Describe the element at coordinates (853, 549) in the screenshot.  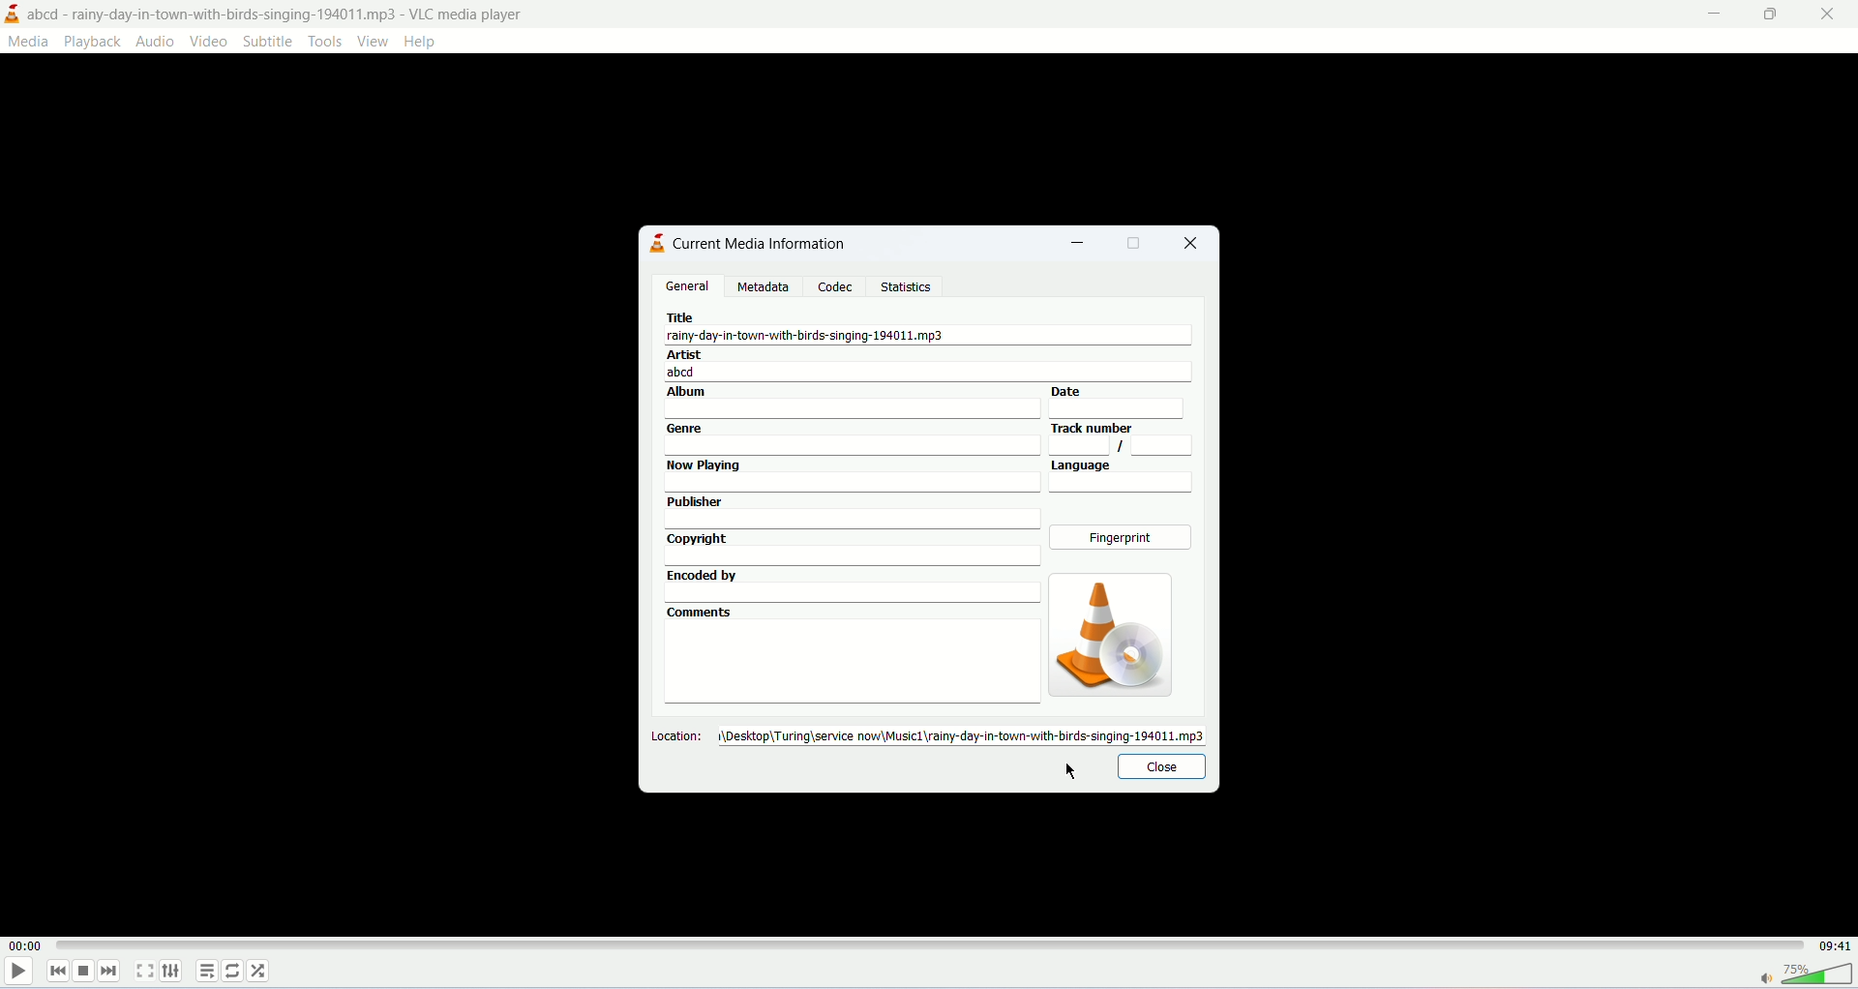
I see `copyright` at that location.